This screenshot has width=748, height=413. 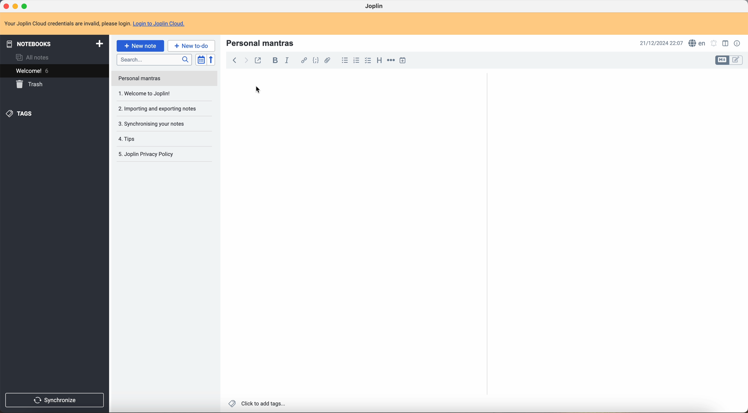 I want to click on tags, so click(x=21, y=114).